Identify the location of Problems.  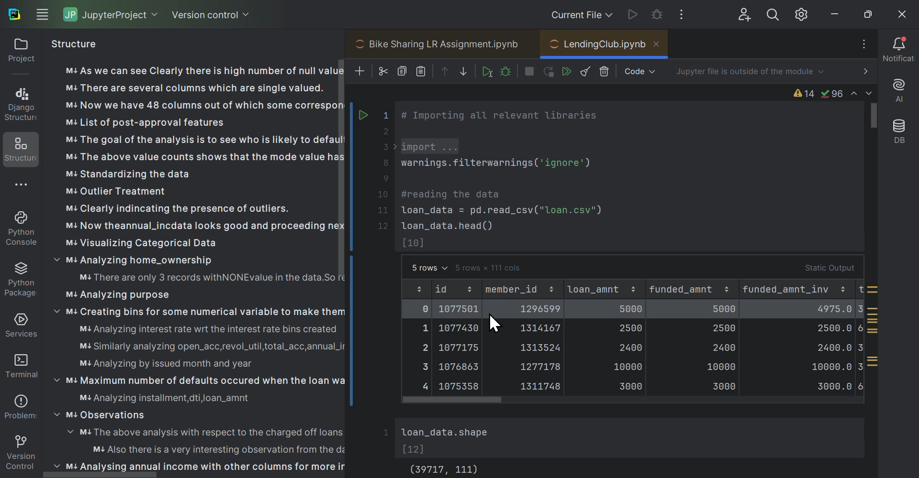
(20, 404).